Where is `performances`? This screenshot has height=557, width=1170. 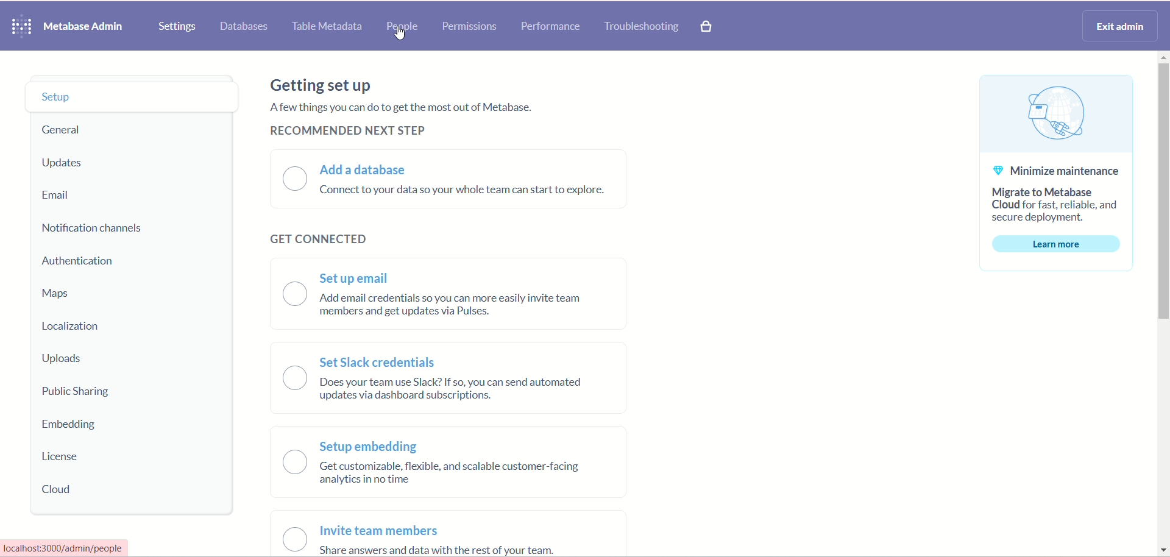 performances is located at coordinates (551, 27).